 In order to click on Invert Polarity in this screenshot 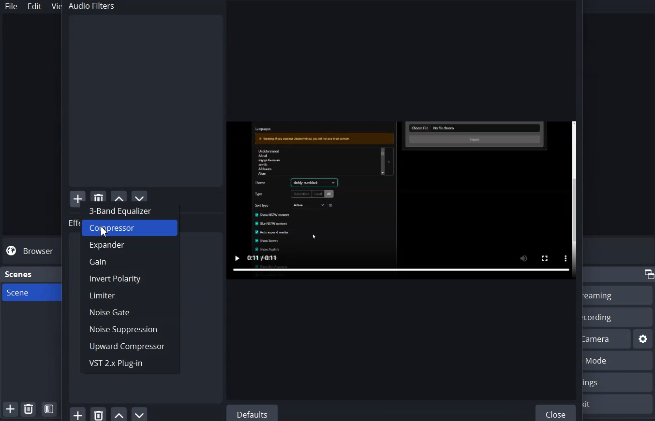, I will do `click(130, 278)`.